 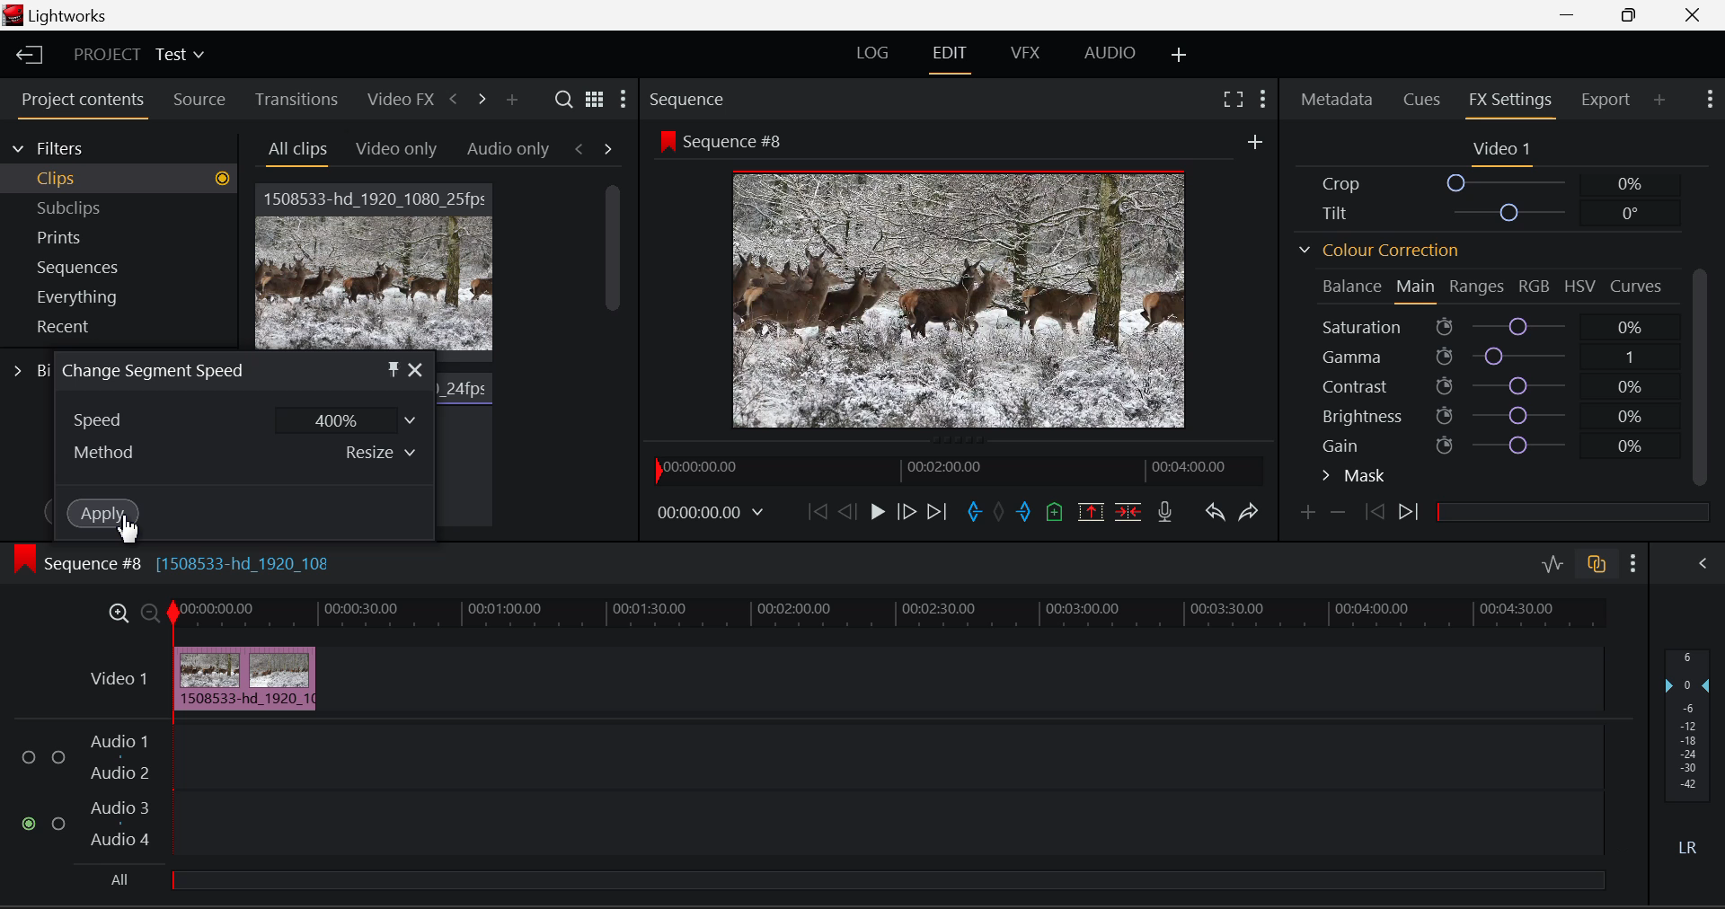 I want to click on LOG, so click(x=875, y=52).